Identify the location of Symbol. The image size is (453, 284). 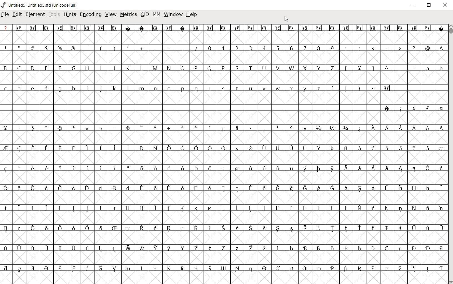
(33, 188).